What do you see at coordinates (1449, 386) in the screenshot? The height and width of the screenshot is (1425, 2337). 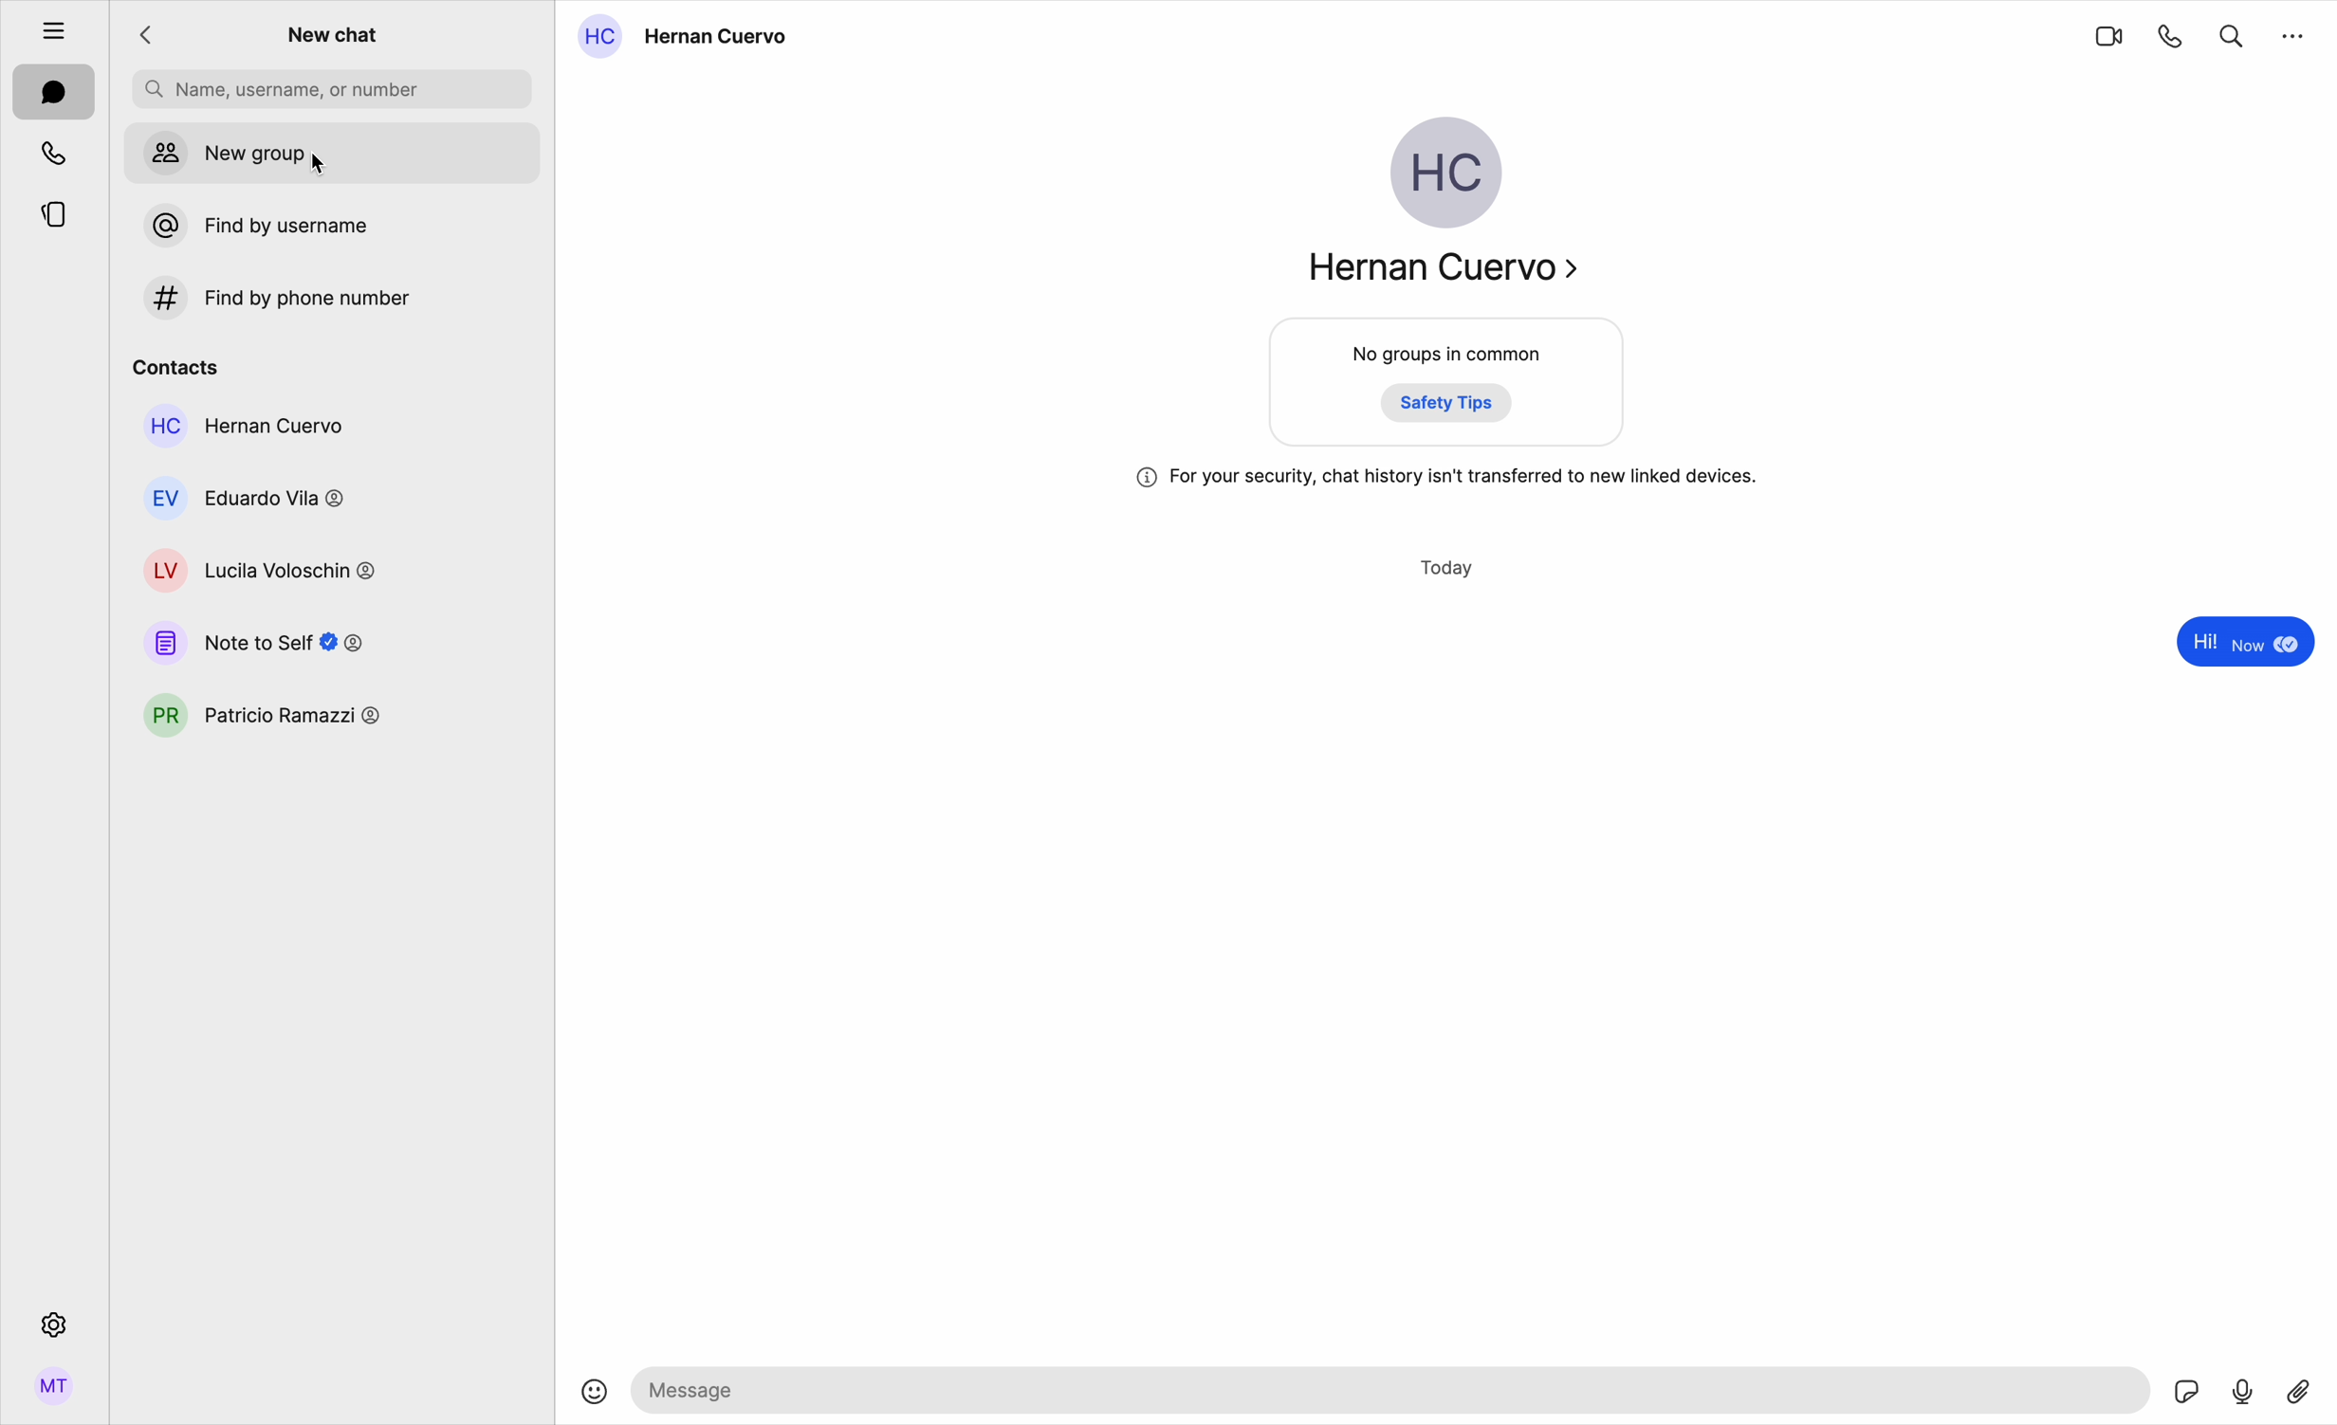 I see `no groups in common` at bounding box center [1449, 386].